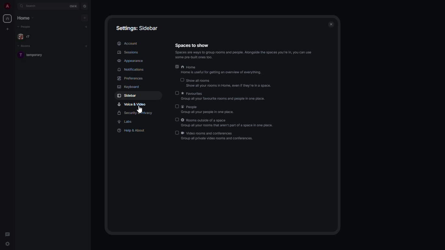  Describe the element at coordinates (131, 104) in the screenshot. I see `voice & video` at that location.